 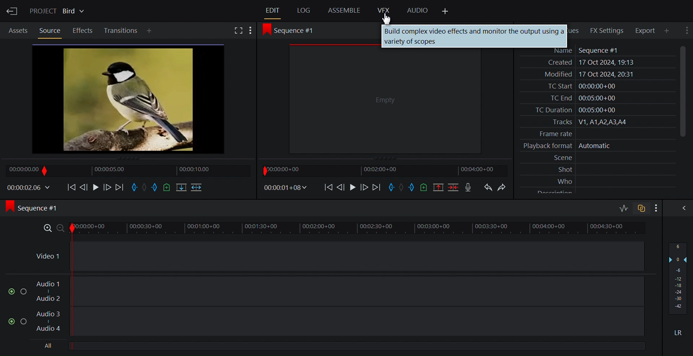 What do you see at coordinates (683, 92) in the screenshot?
I see `Vertical Scroll bar` at bounding box center [683, 92].